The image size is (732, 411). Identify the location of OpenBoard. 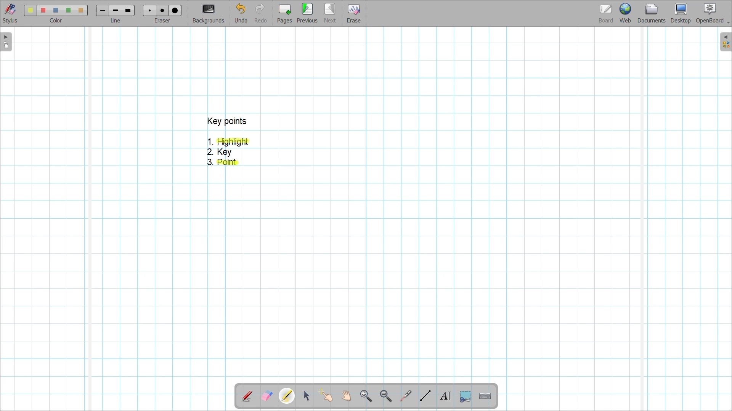
(713, 14).